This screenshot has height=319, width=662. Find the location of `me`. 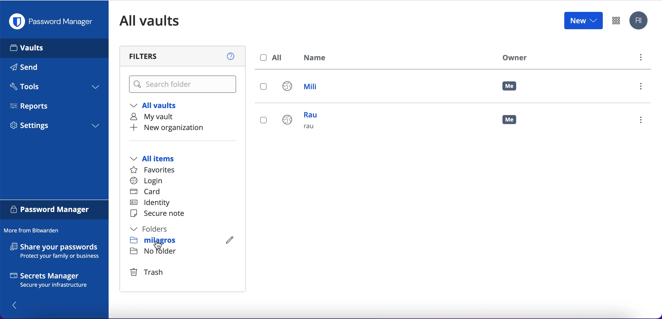

me is located at coordinates (513, 122).